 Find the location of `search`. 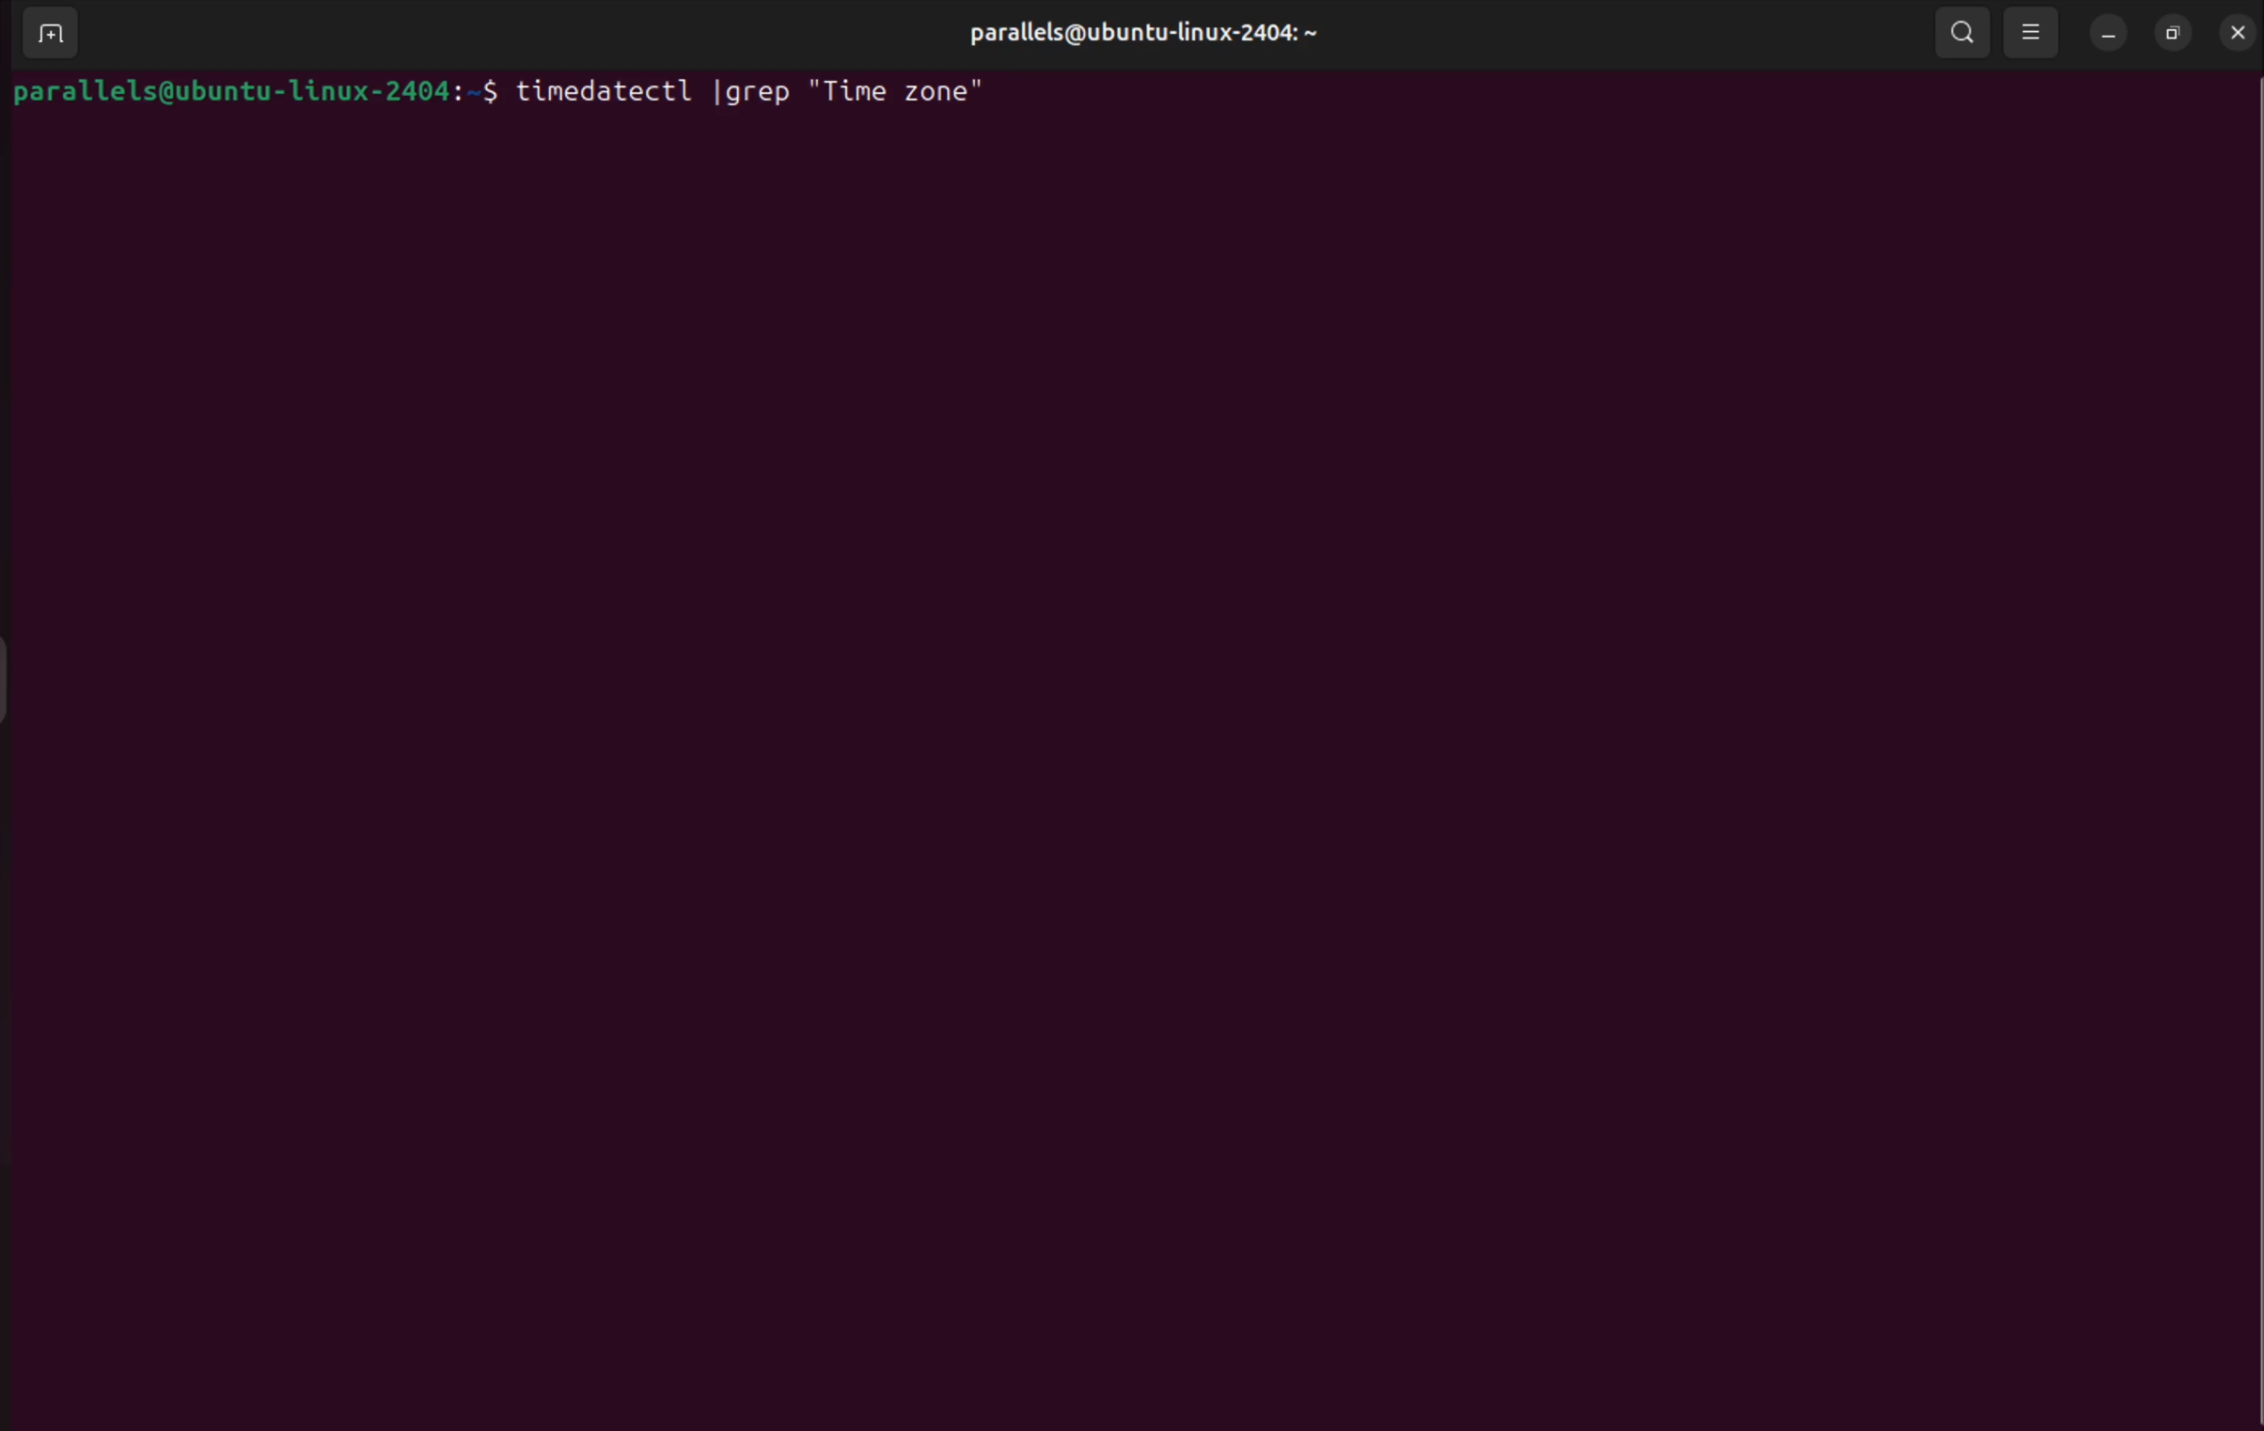

search is located at coordinates (1964, 32).